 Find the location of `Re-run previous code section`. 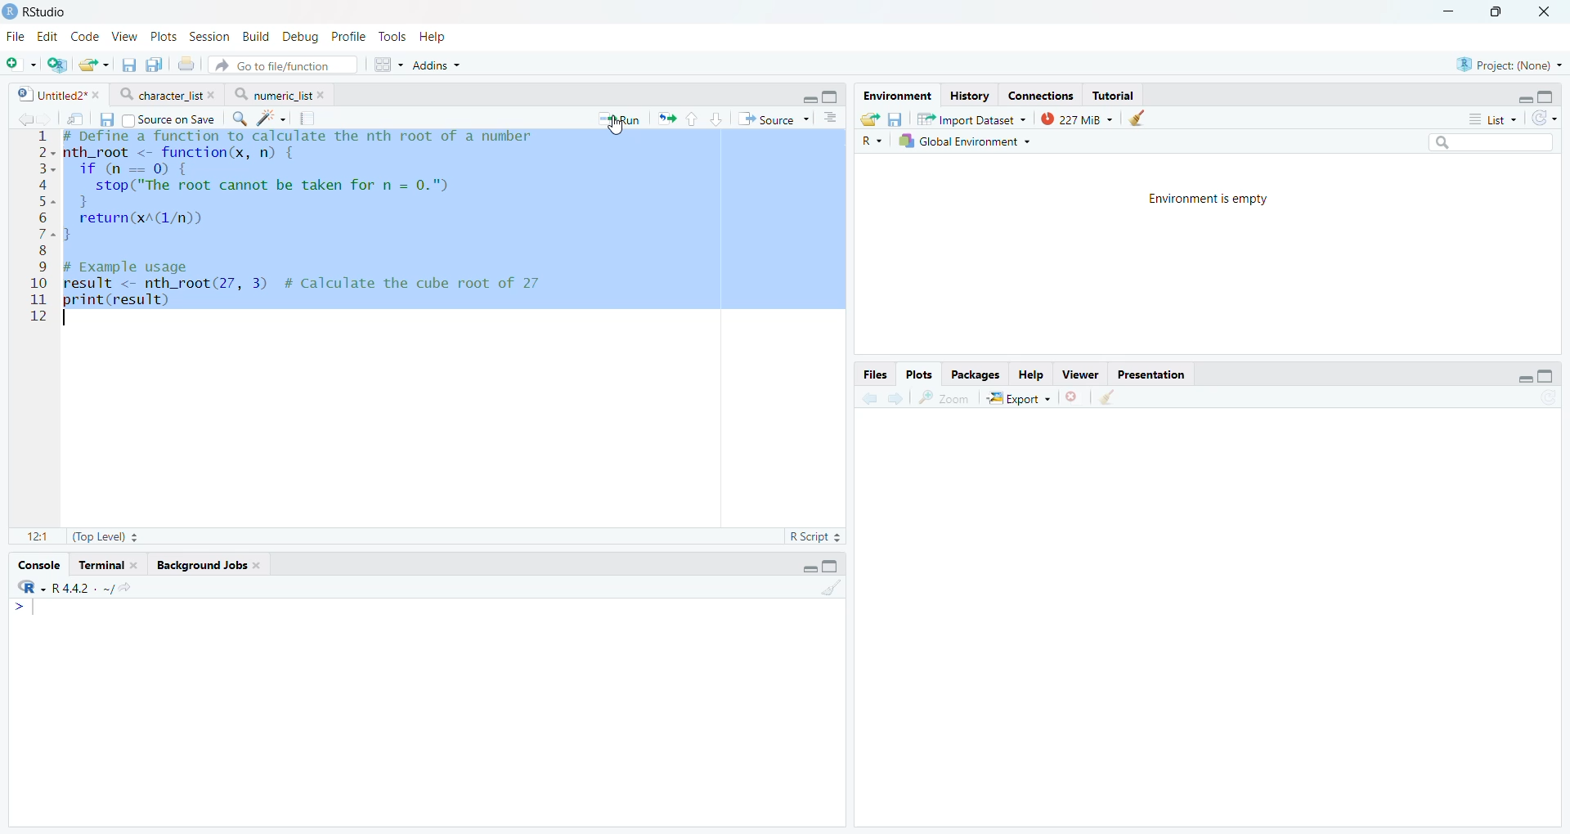

Re-run previous code section is located at coordinates (666, 119).